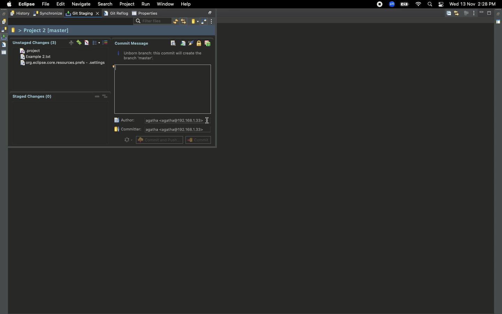 This screenshot has width=502, height=314. What do you see at coordinates (161, 130) in the screenshot?
I see `Committer: agatha<agatha@192.168.1.33>` at bounding box center [161, 130].